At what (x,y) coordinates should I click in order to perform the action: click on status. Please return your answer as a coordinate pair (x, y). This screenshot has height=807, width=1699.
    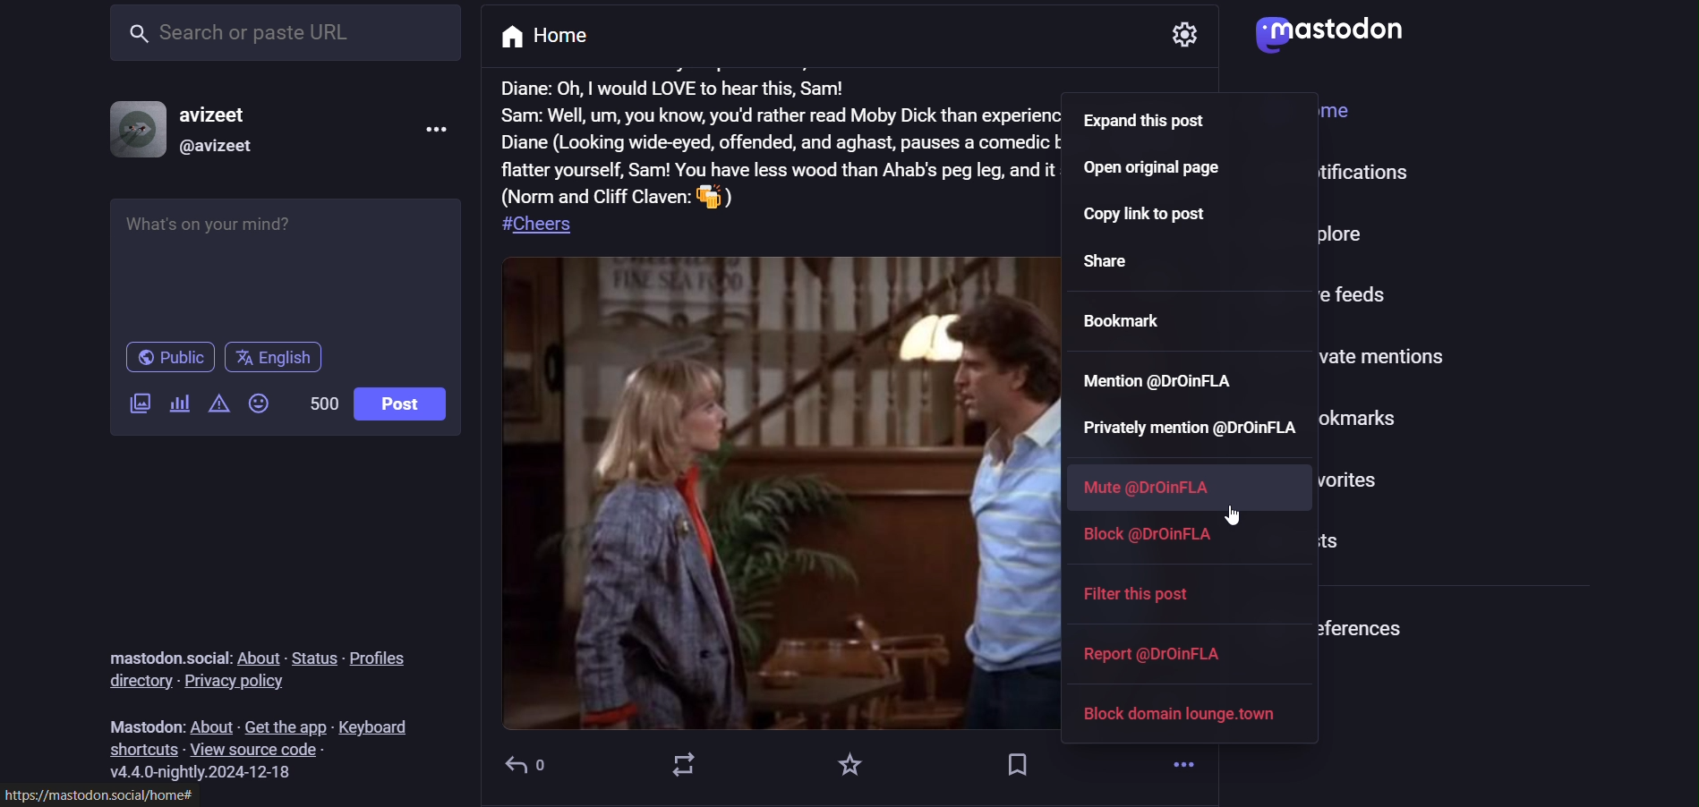
    Looking at the image, I should click on (315, 658).